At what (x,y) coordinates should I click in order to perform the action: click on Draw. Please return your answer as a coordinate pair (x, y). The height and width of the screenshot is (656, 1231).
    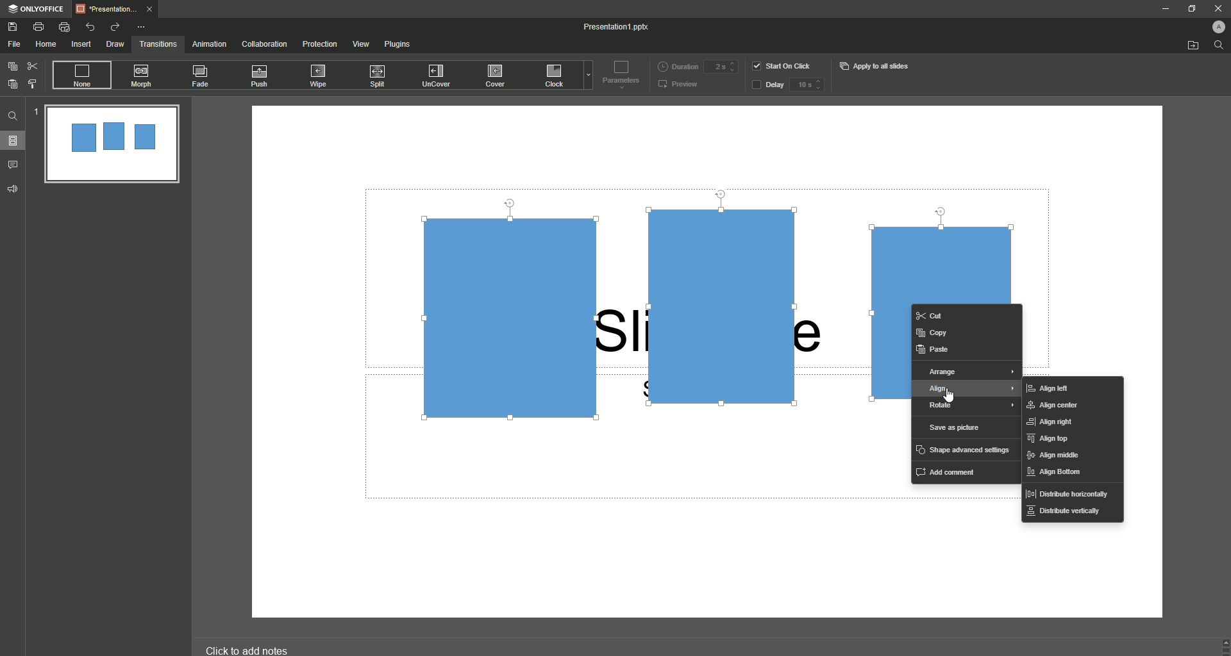
    Looking at the image, I should click on (115, 44).